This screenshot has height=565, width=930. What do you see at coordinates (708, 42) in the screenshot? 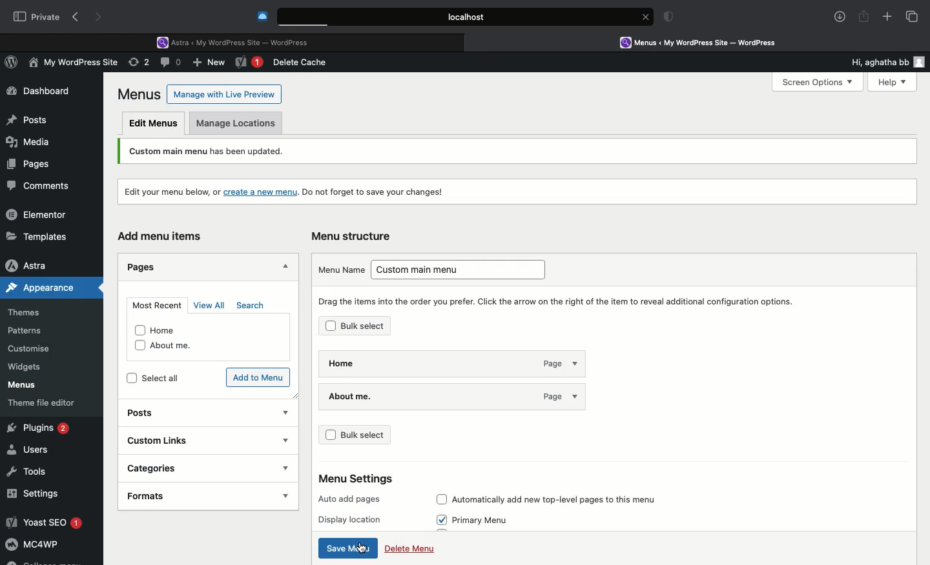
I see `Menus < My WordPress Site - WordPress` at bounding box center [708, 42].